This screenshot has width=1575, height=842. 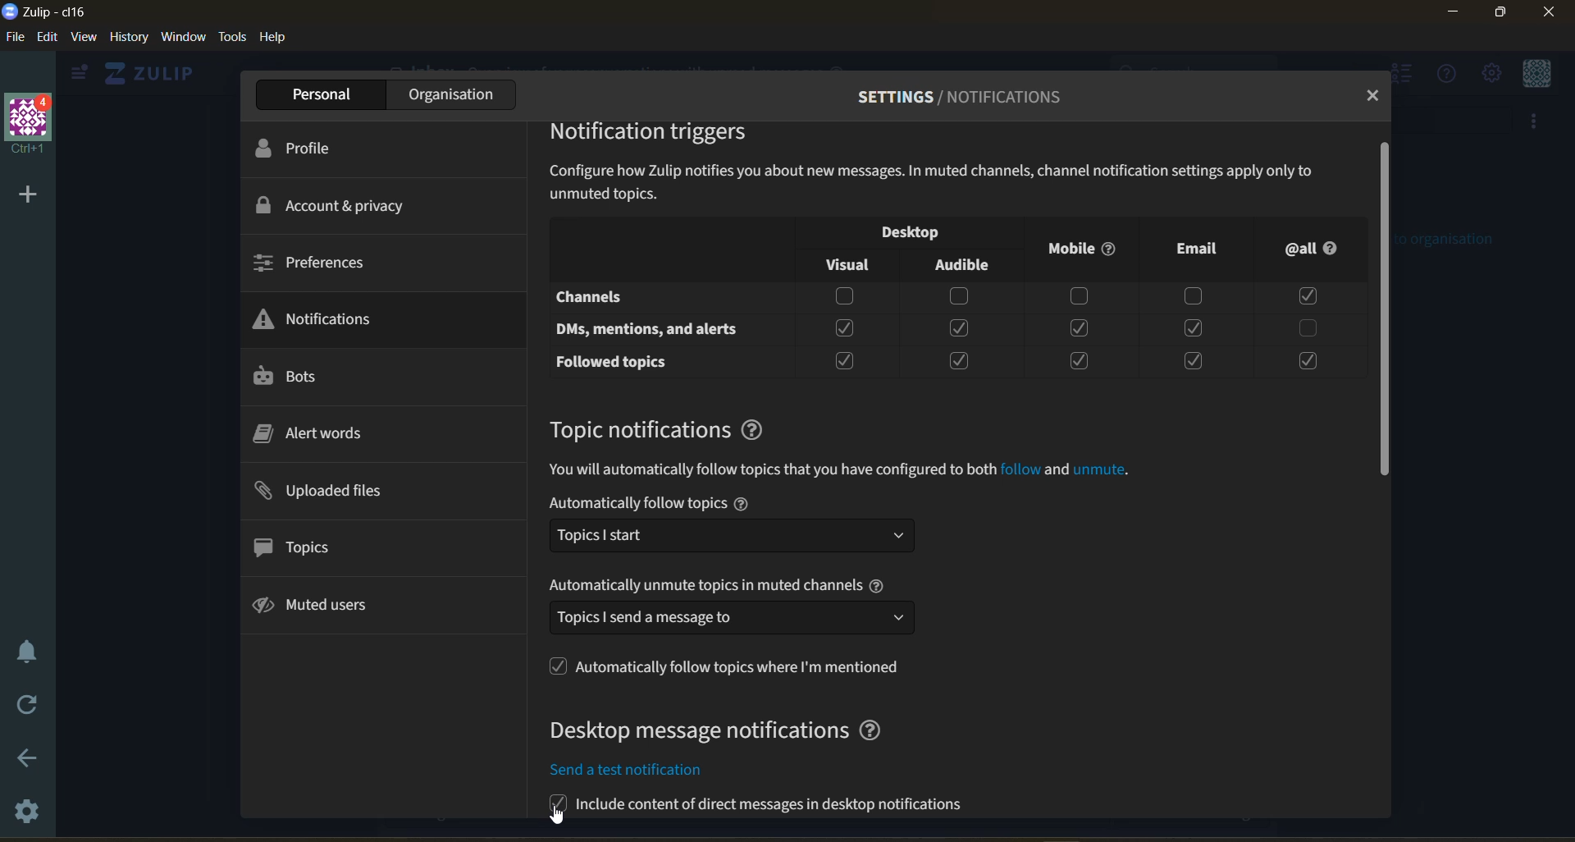 I want to click on Checkbox, so click(x=1080, y=296).